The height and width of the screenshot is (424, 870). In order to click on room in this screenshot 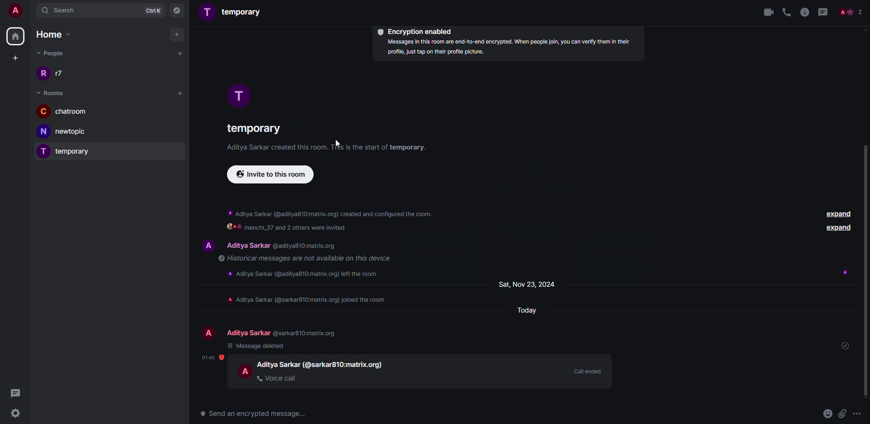, I will do `click(67, 151)`.